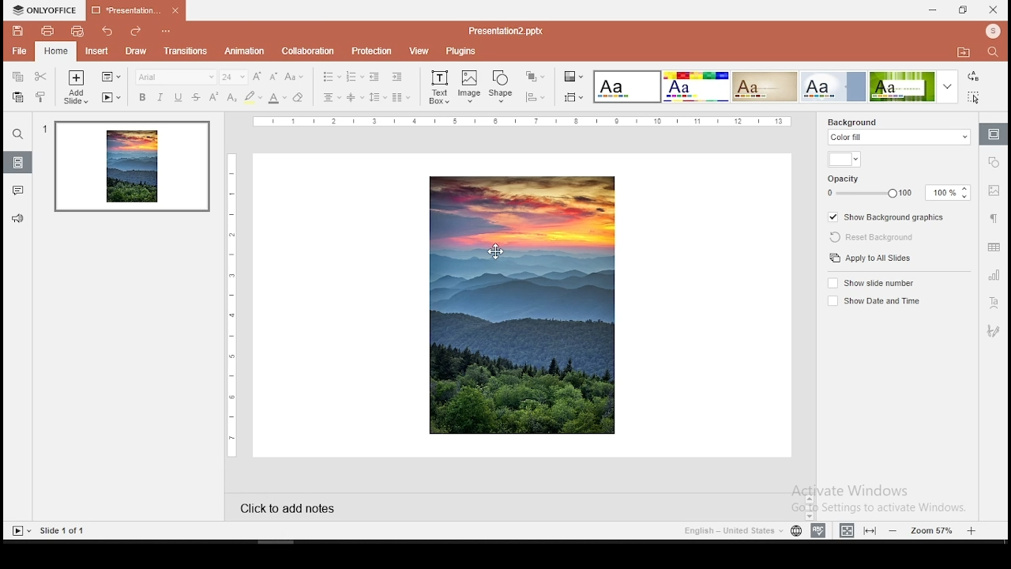  Describe the element at coordinates (695, 86) in the screenshot. I see `theme ` at that location.